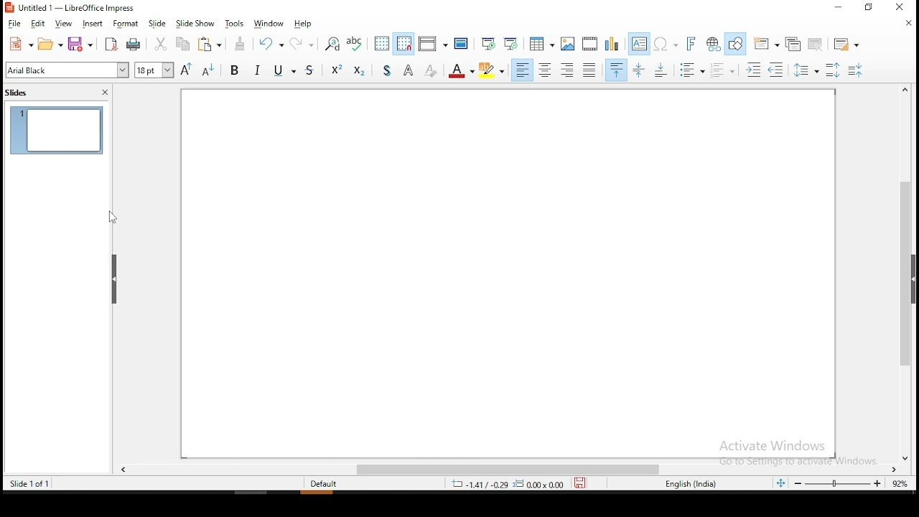  Describe the element at coordinates (589, 44) in the screenshot. I see `insert audio or video` at that location.